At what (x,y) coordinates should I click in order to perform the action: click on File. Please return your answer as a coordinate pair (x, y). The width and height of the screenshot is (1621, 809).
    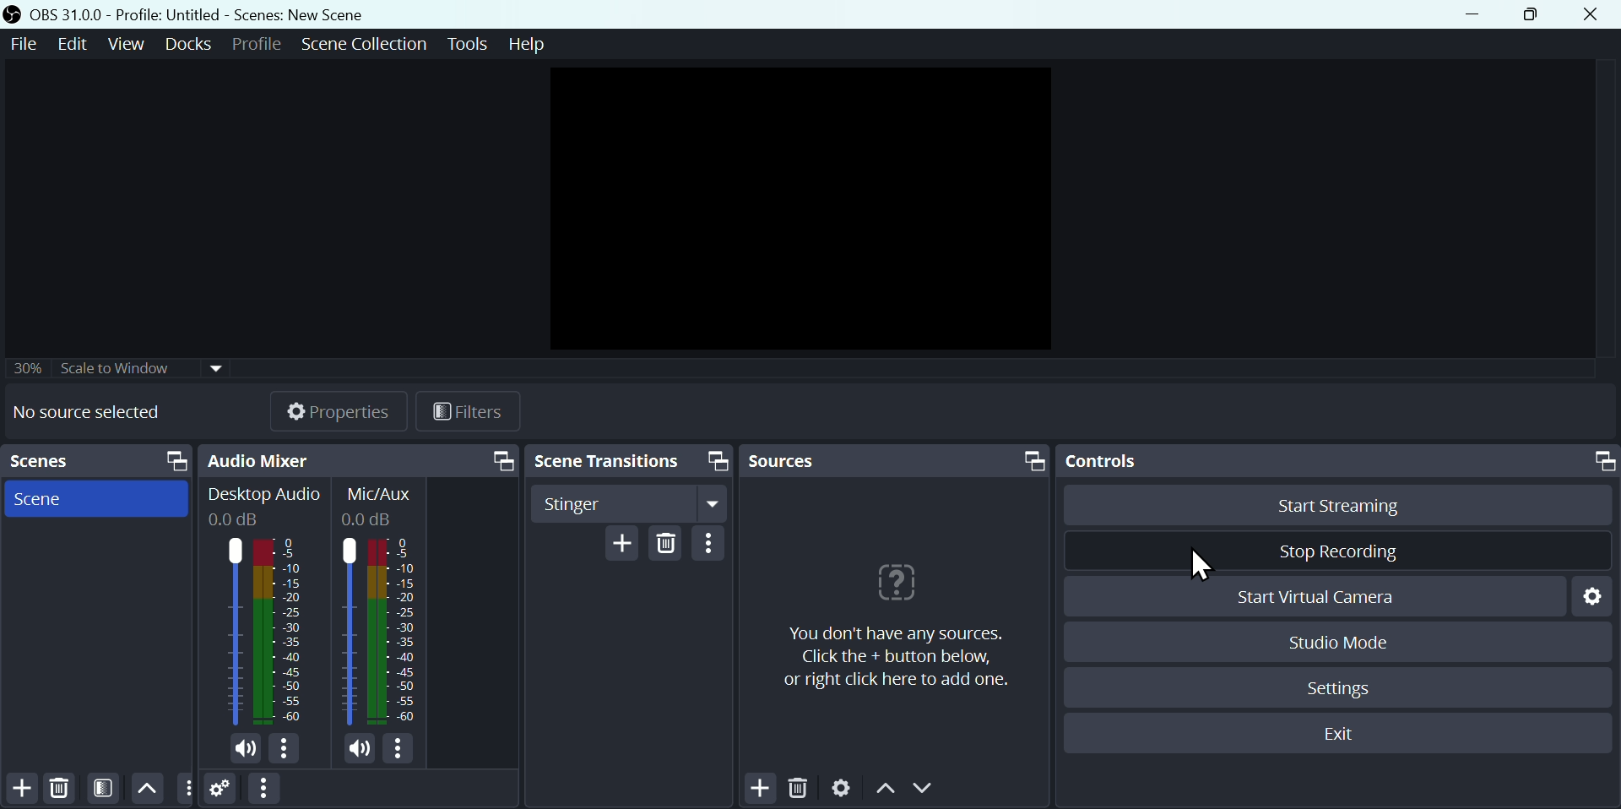
    Looking at the image, I should click on (28, 48).